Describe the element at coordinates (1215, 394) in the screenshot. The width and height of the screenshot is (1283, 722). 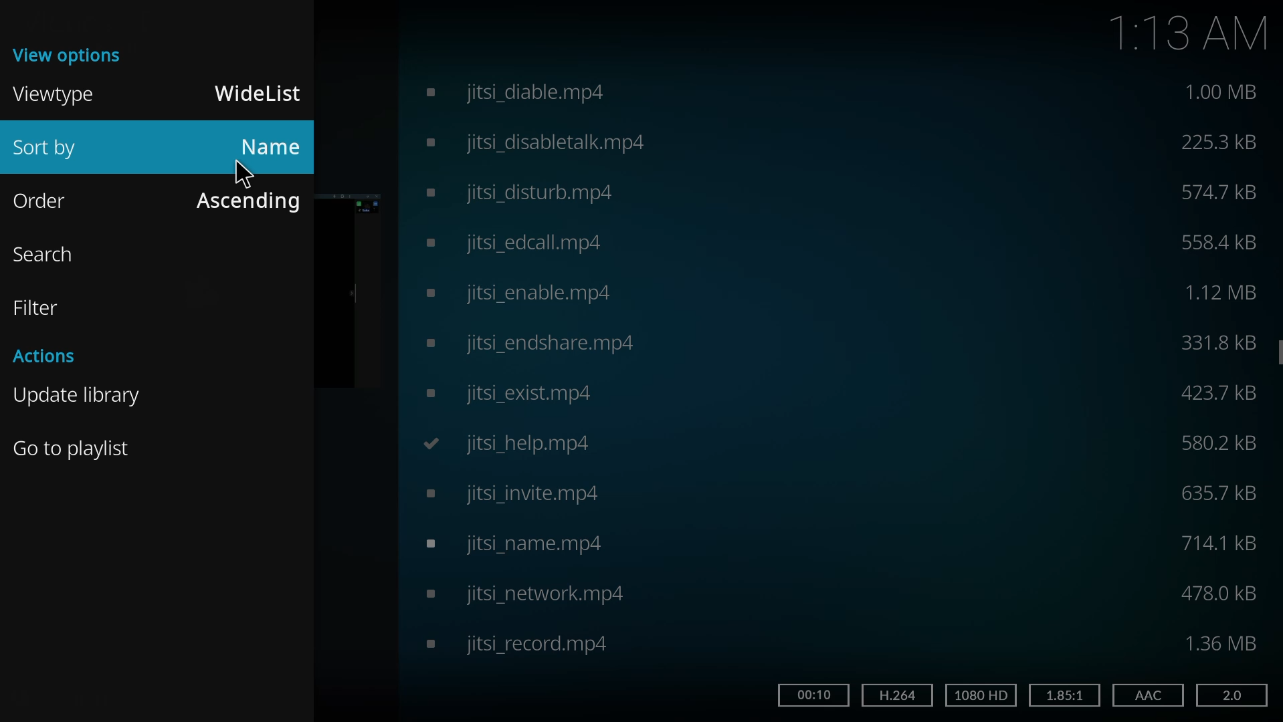
I see `size` at that location.